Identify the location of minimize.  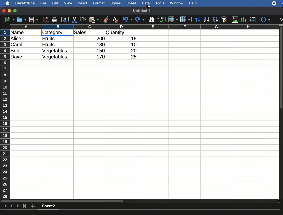
(10, 11).